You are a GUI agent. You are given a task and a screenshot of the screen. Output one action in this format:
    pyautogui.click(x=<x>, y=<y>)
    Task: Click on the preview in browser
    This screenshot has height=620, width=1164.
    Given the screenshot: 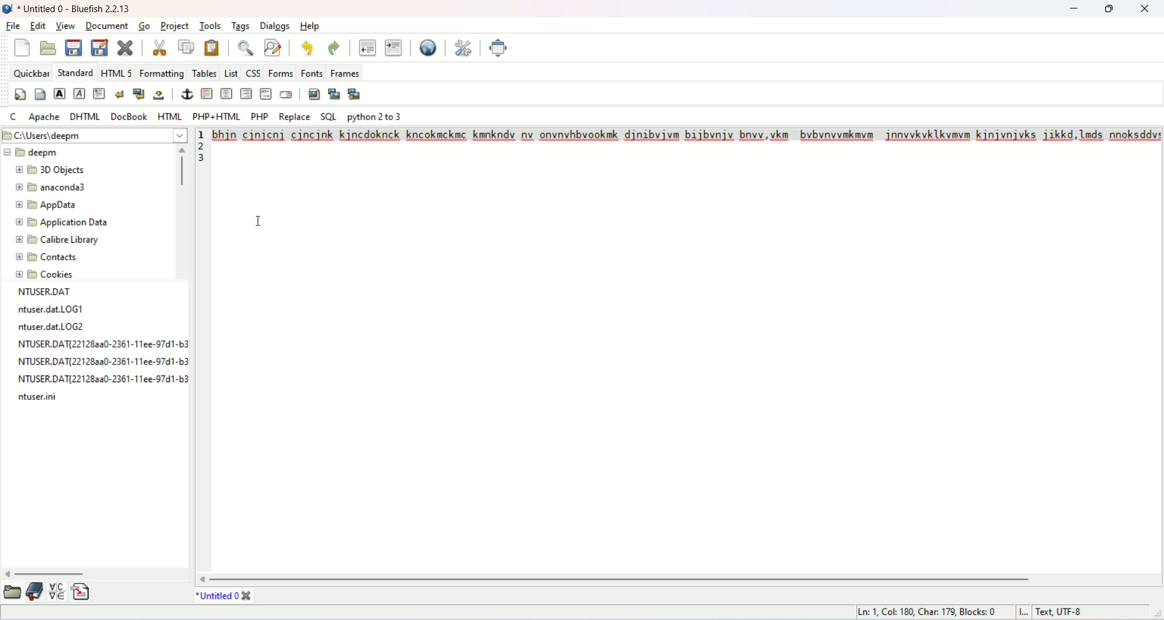 What is the action you would take?
    pyautogui.click(x=427, y=49)
    